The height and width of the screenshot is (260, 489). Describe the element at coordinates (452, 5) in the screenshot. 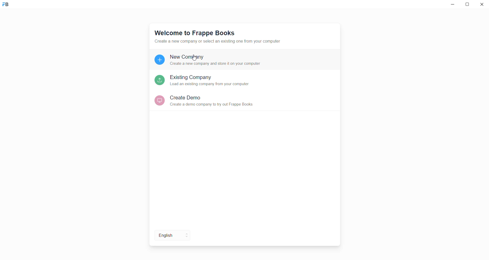

I see `minimize` at that location.